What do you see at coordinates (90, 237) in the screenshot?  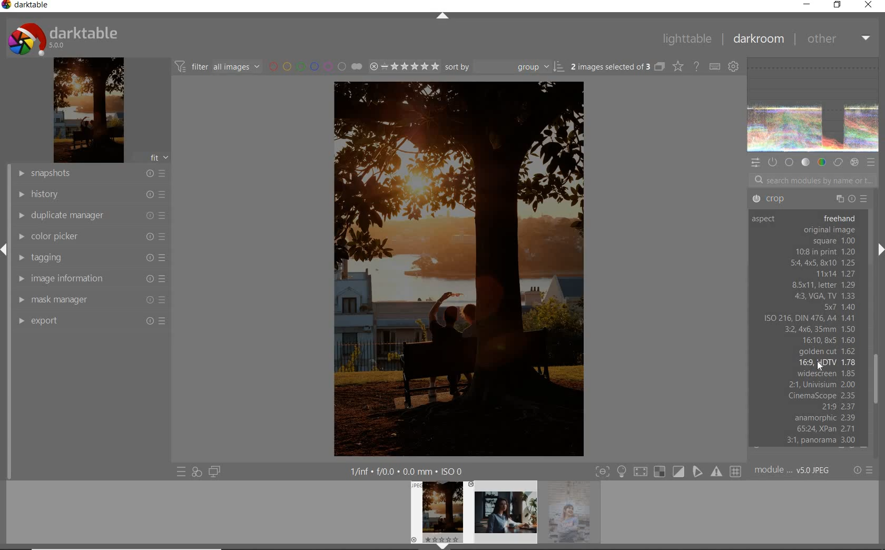 I see `color picker` at bounding box center [90, 237].